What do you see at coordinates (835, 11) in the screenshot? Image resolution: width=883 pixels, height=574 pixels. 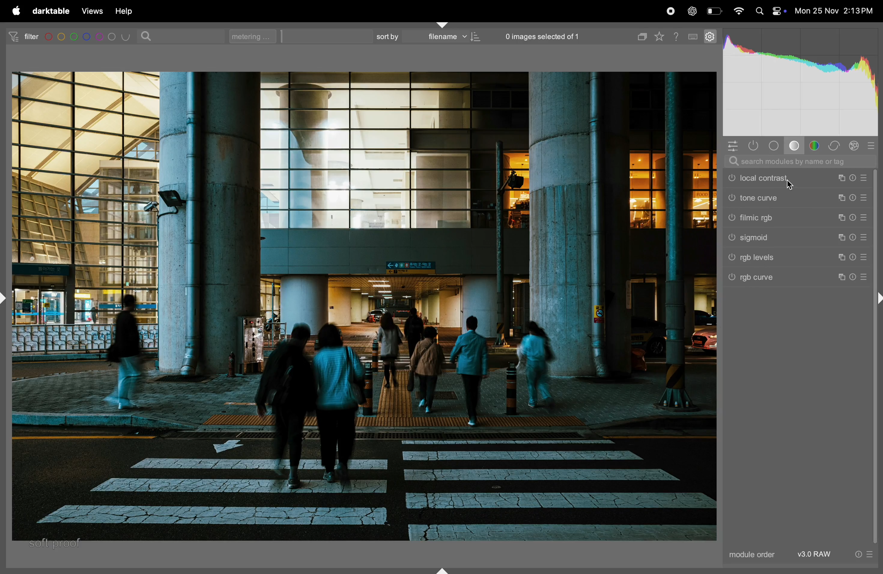 I see `date and time` at bounding box center [835, 11].